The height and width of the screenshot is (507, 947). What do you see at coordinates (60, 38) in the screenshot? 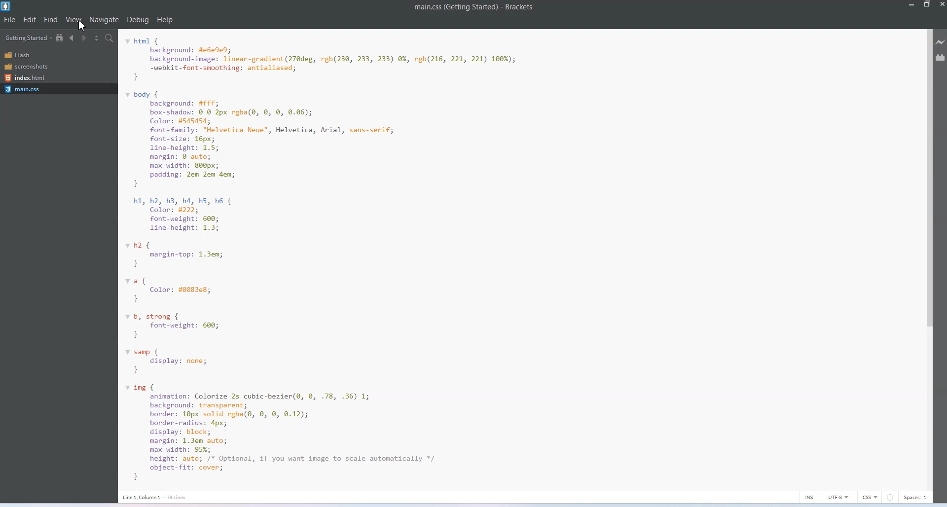
I see `Show in the file Tree` at bounding box center [60, 38].